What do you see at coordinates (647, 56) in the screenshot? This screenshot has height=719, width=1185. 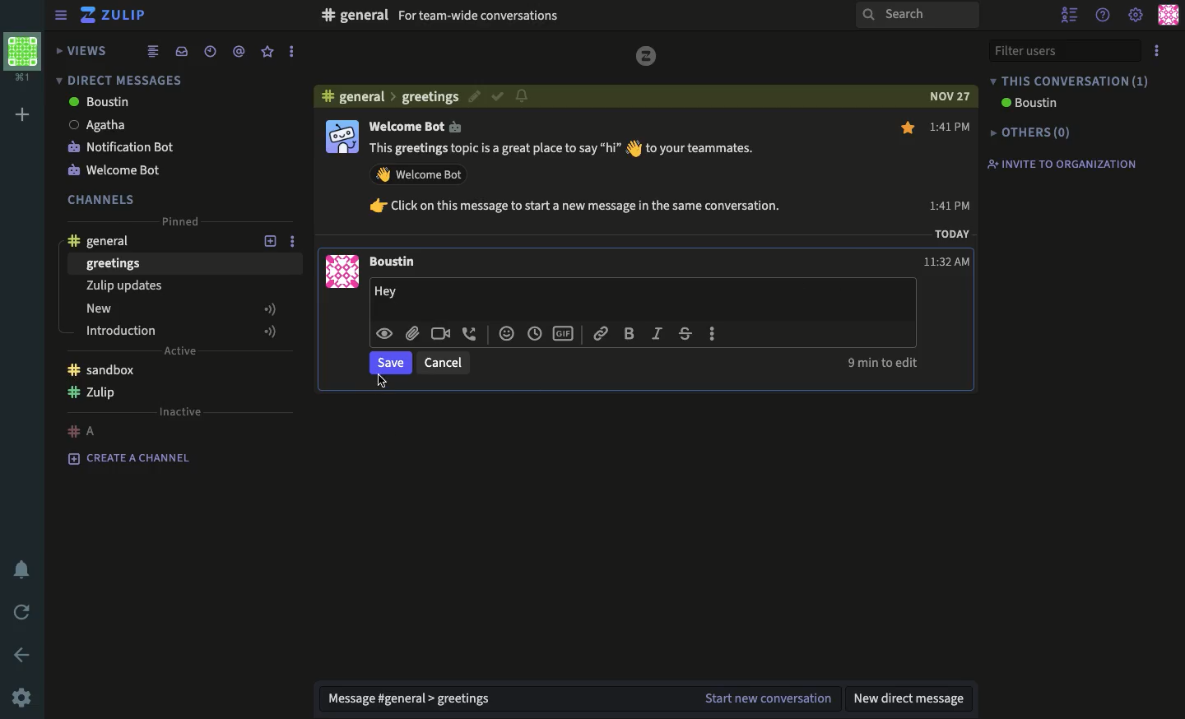 I see `Zulip` at bounding box center [647, 56].